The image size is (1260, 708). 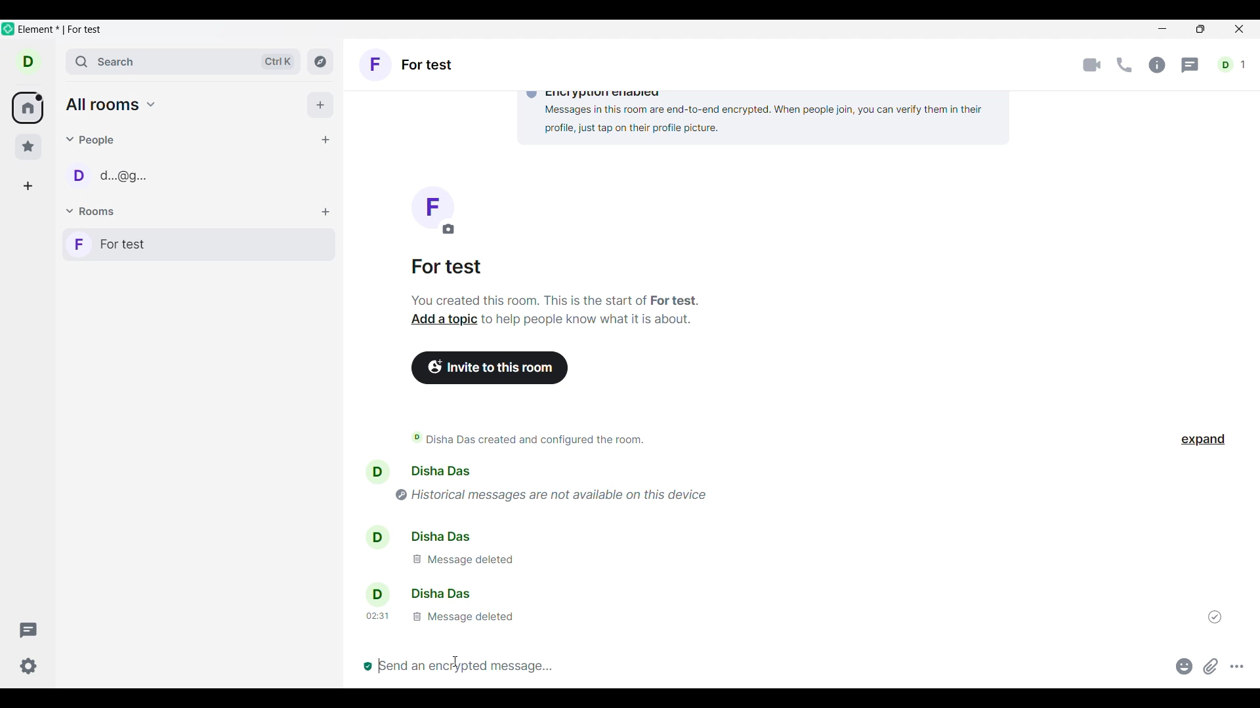 I want to click on Click to expand, so click(x=1203, y=440).